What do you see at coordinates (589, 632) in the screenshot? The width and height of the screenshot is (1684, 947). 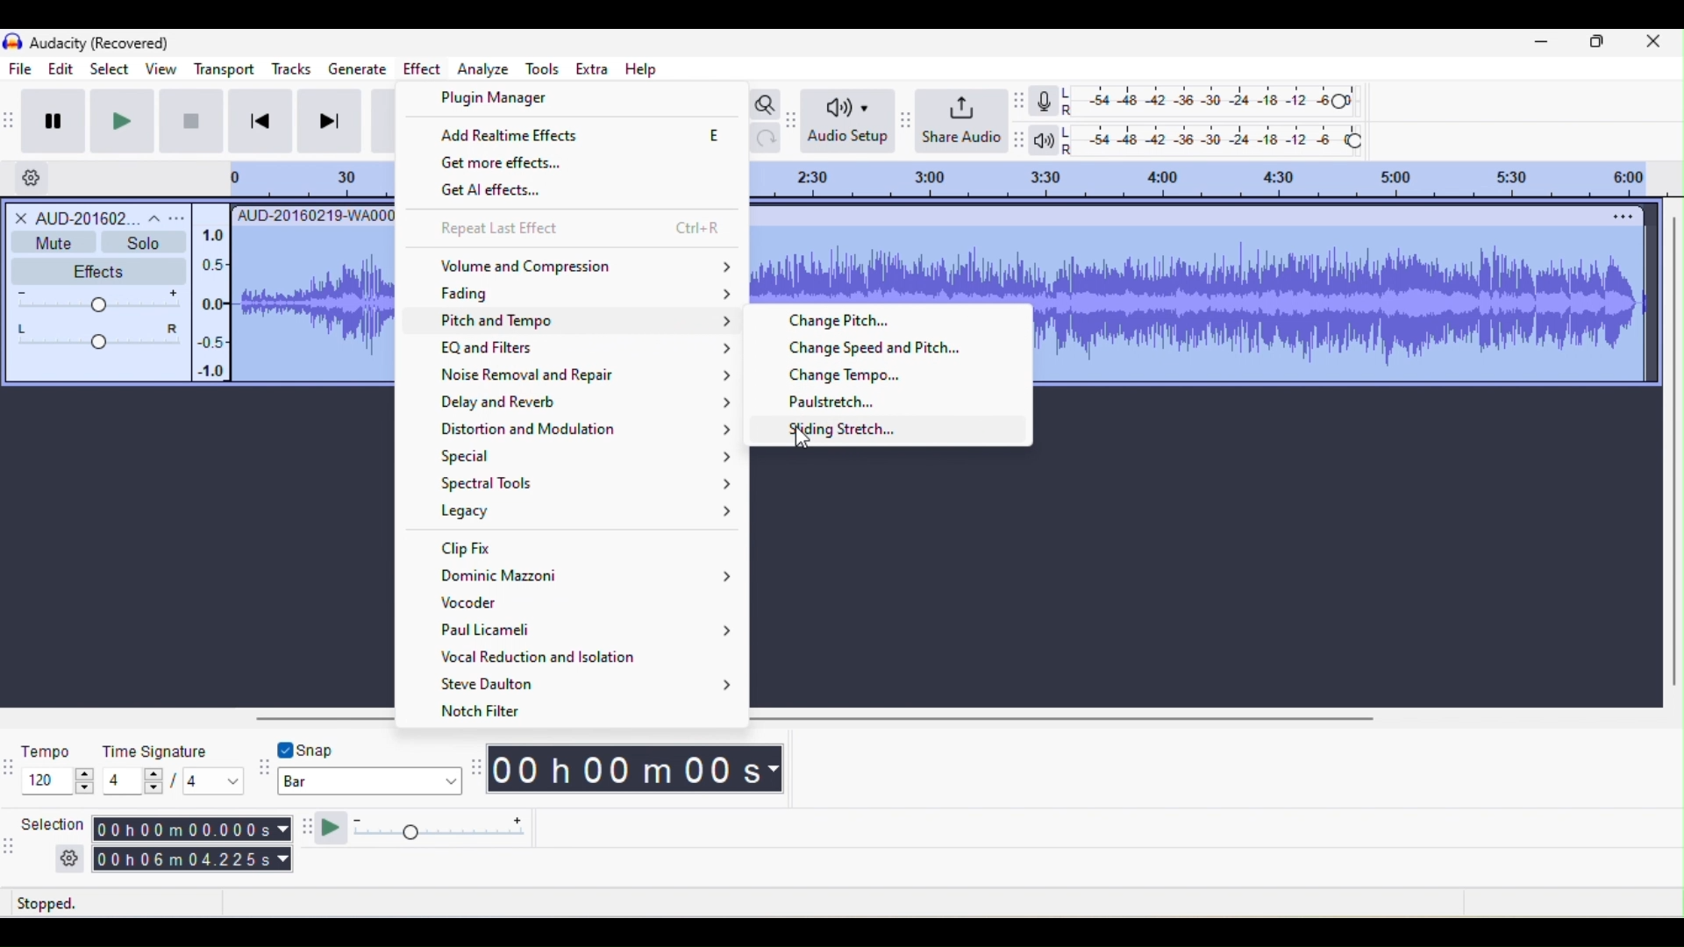 I see `paul licameli` at bounding box center [589, 632].